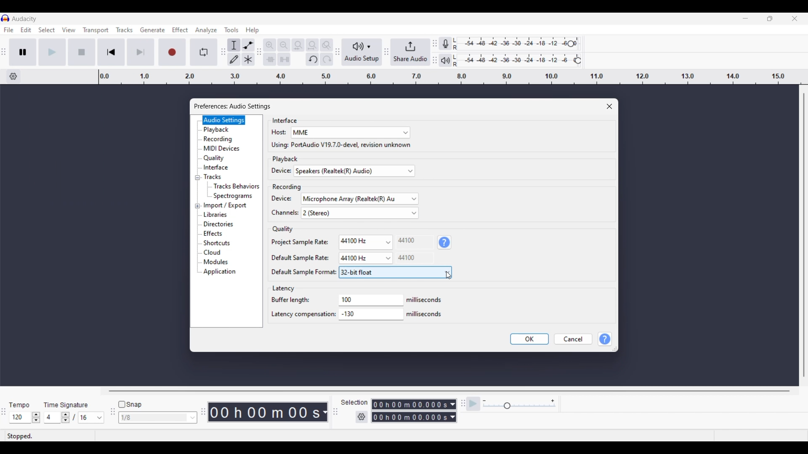 The height and width of the screenshot is (454, 808). I want to click on Interface, so click(282, 120).